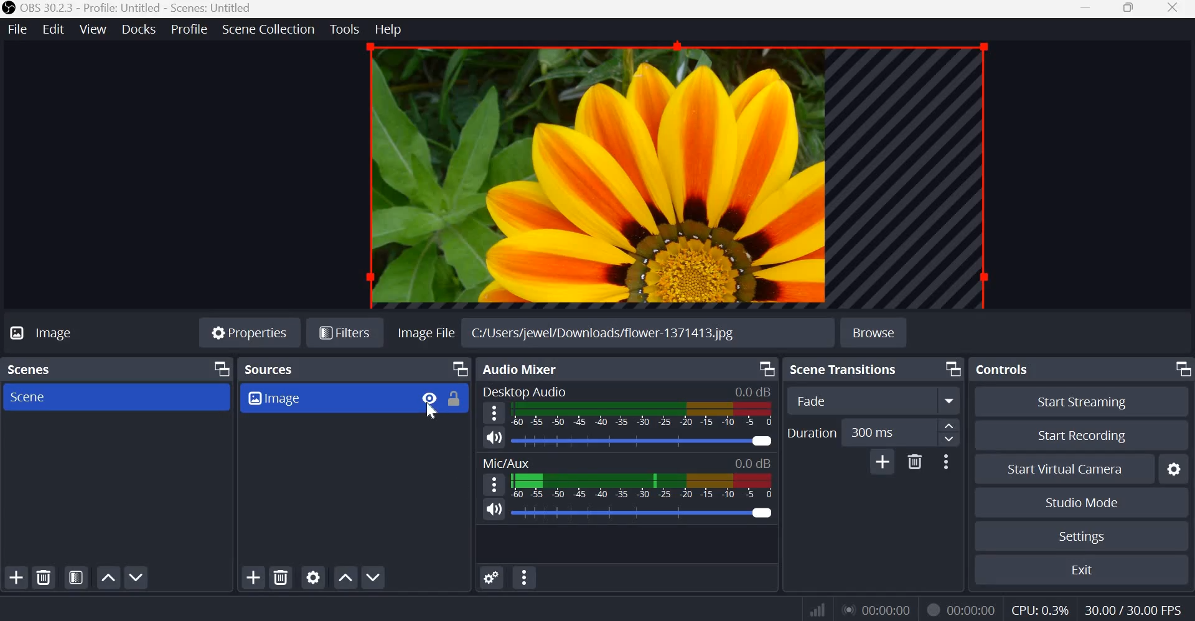 The height and width of the screenshot is (621, 1195). I want to click on , so click(1082, 436).